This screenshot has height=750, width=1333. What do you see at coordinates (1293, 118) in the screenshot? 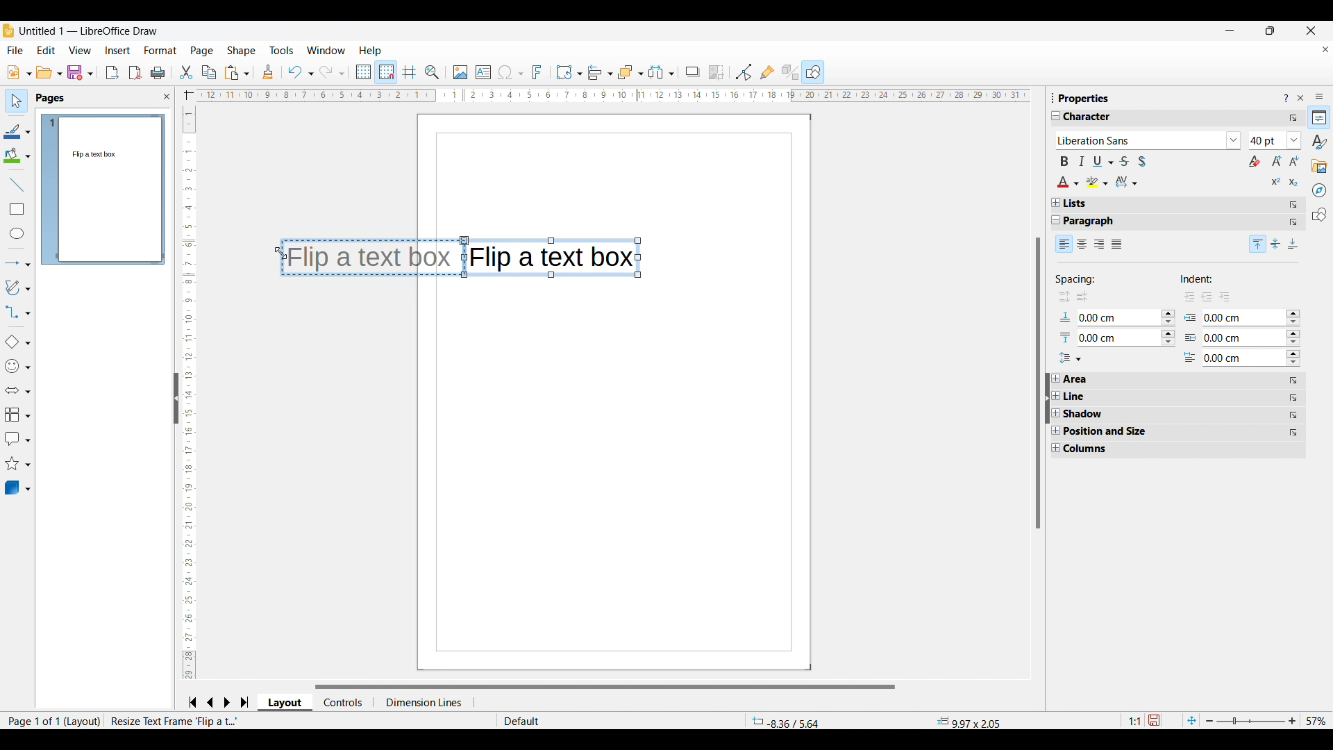
I see `More options` at bounding box center [1293, 118].